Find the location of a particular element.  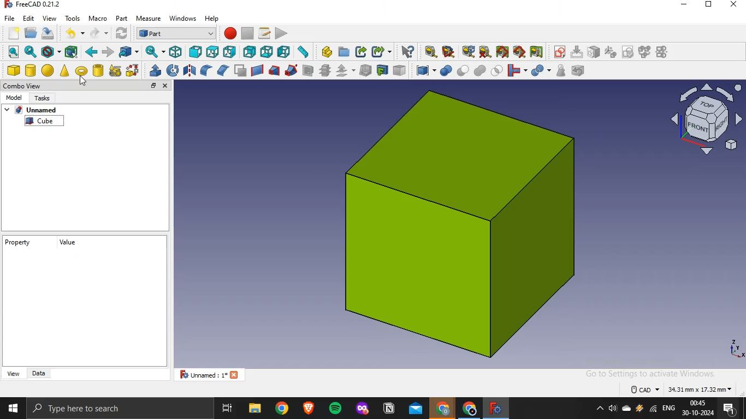

open is located at coordinates (30, 33).